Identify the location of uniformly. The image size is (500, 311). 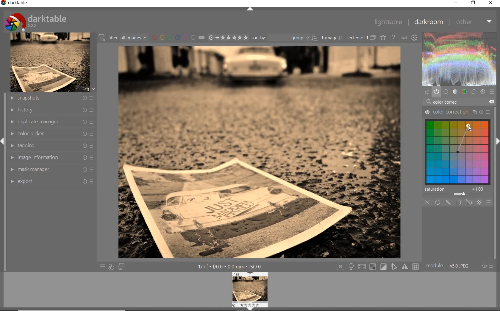
(437, 202).